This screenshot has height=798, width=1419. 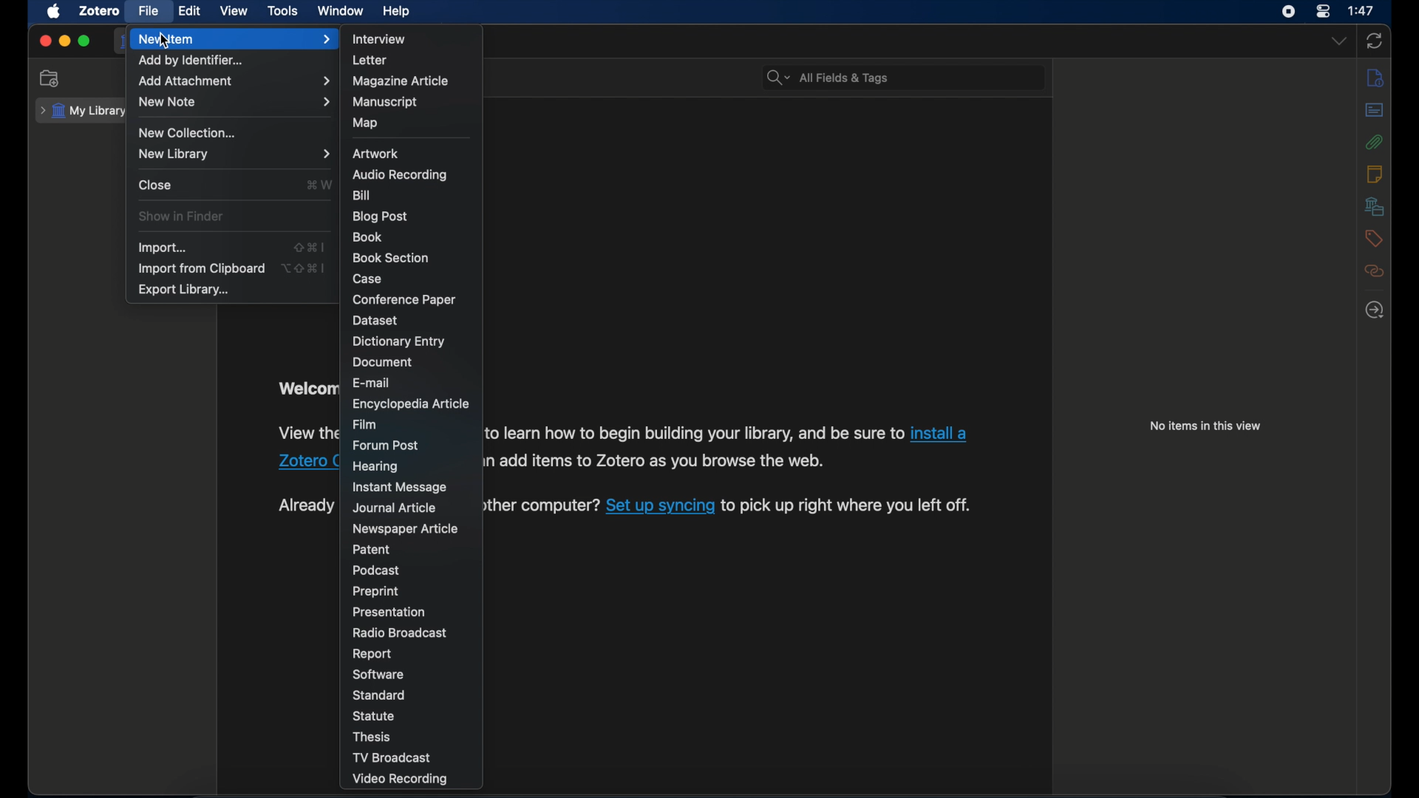 I want to click on import from clipboard, so click(x=200, y=269).